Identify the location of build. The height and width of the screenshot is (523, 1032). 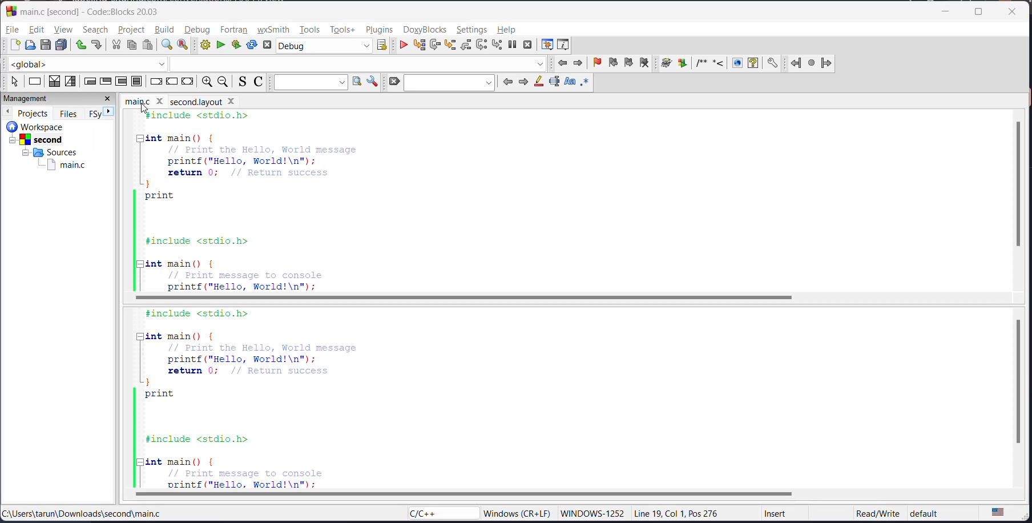
(207, 46).